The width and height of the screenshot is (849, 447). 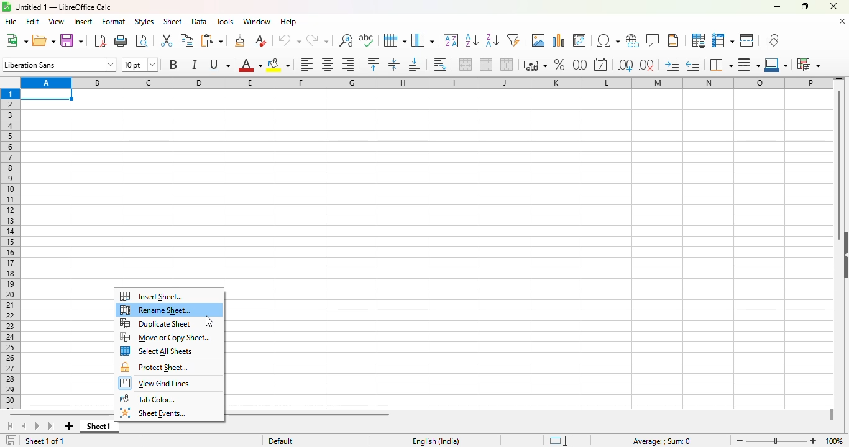 I want to click on window, so click(x=256, y=22).